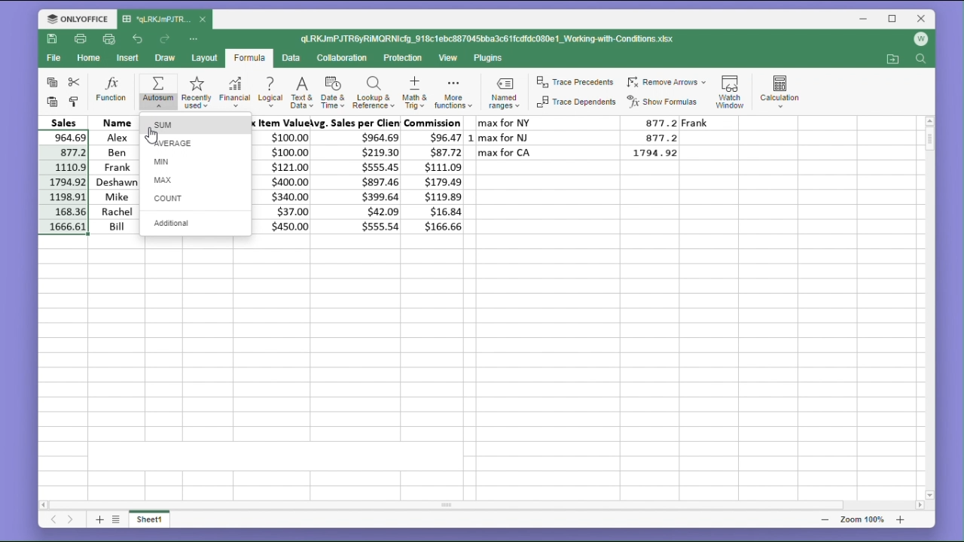 The width and height of the screenshot is (964, 542). What do you see at coordinates (480, 365) in the screenshot?
I see `empty cells` at bounding box center [480, 365].